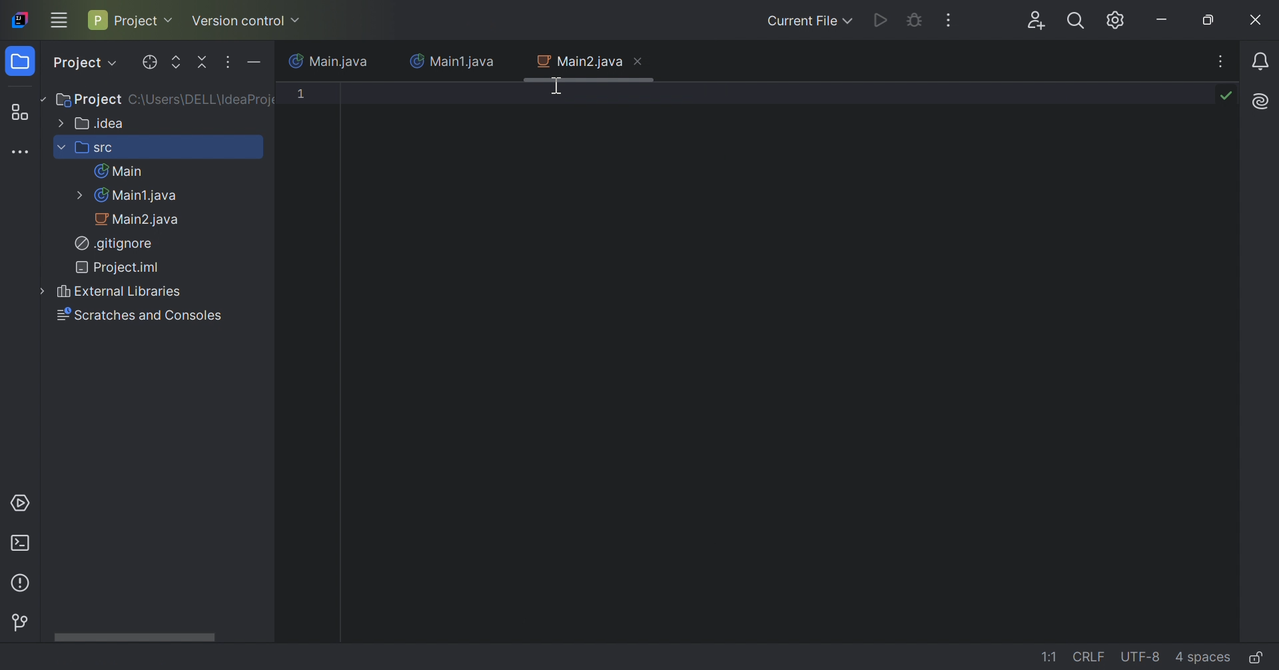  What do you see at coordinates (131, 19) in the screenshot?
I see `Project` at bounding box center [131, 19].